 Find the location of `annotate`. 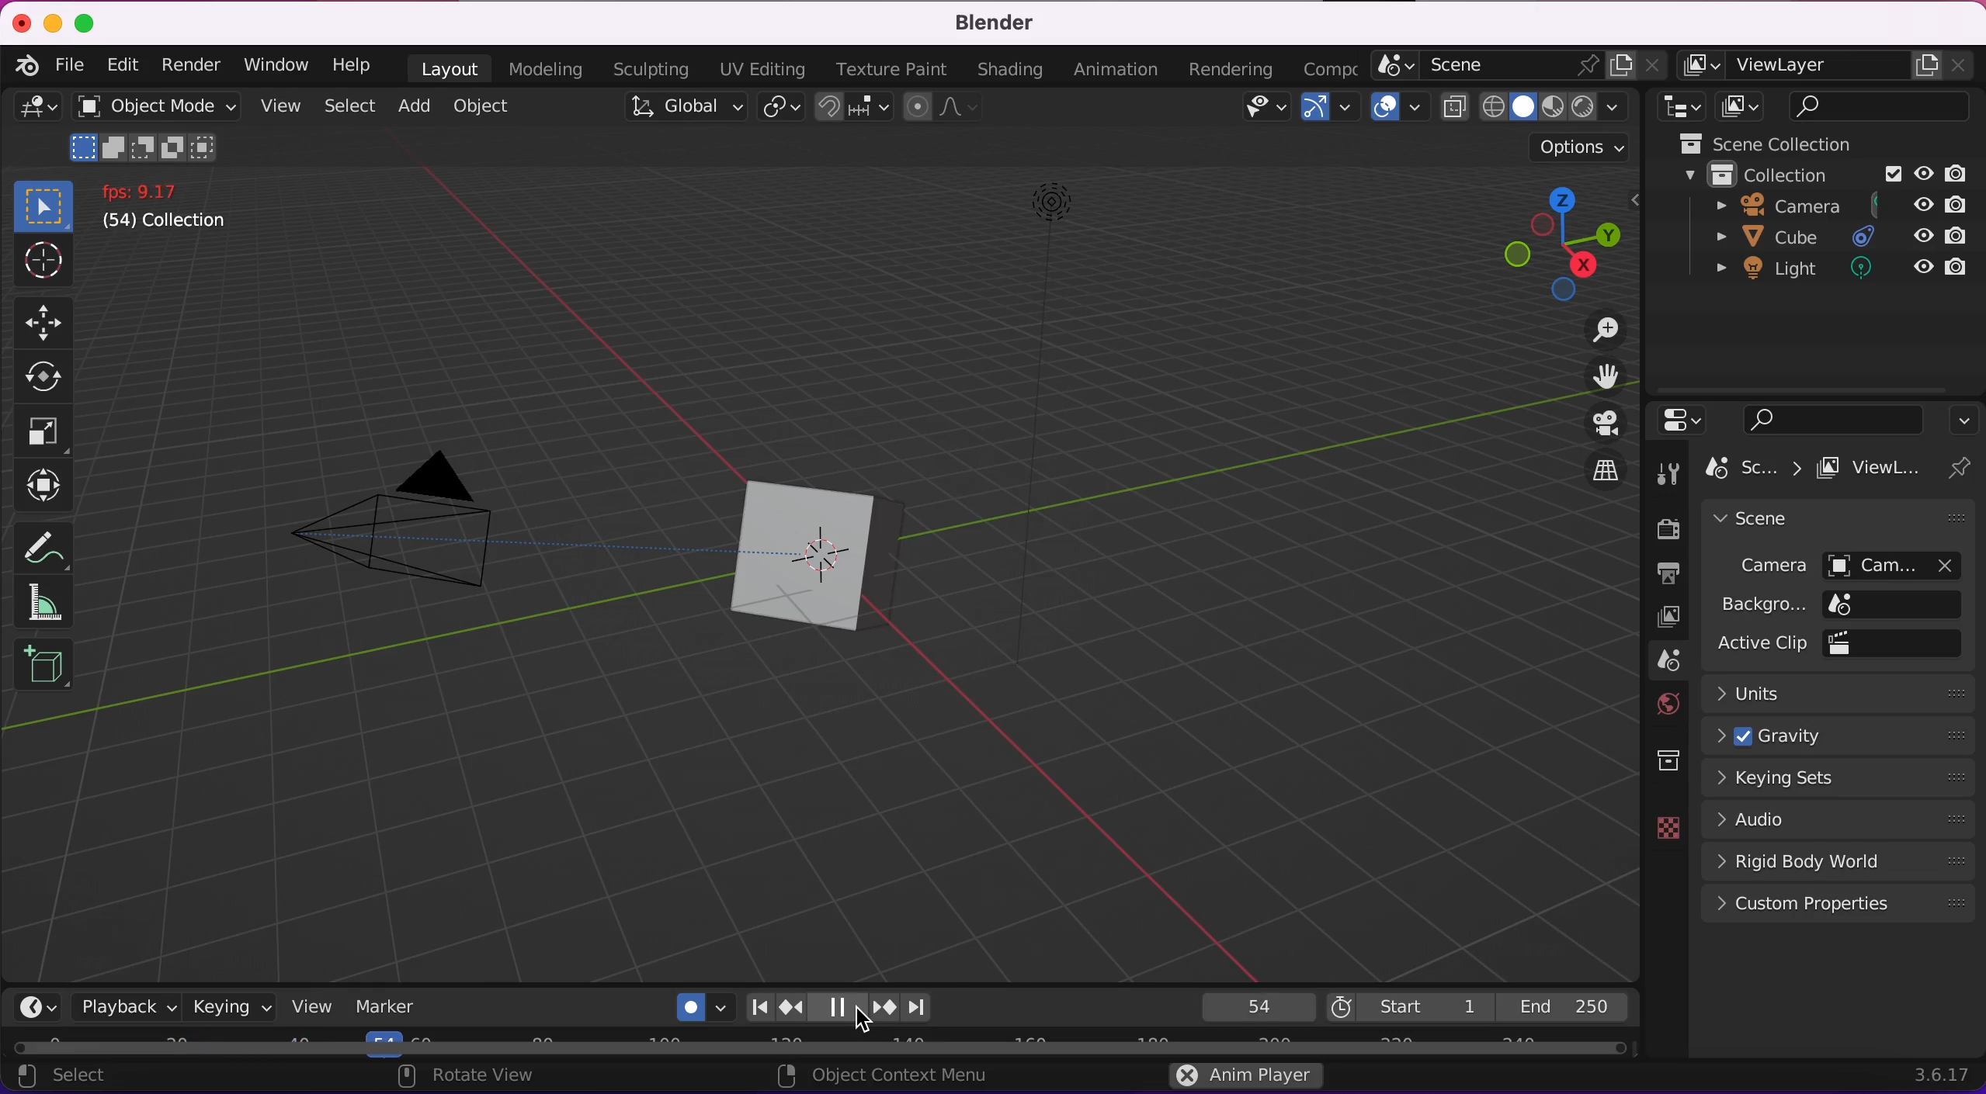

annotate is located at coordinates (40, 543).